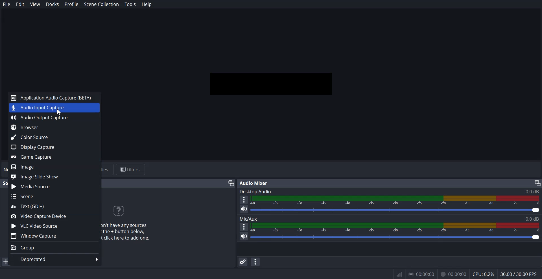 Image resolution: width=542 pixels, height=279 pixels. I want to click on Text, so click(389, 218).